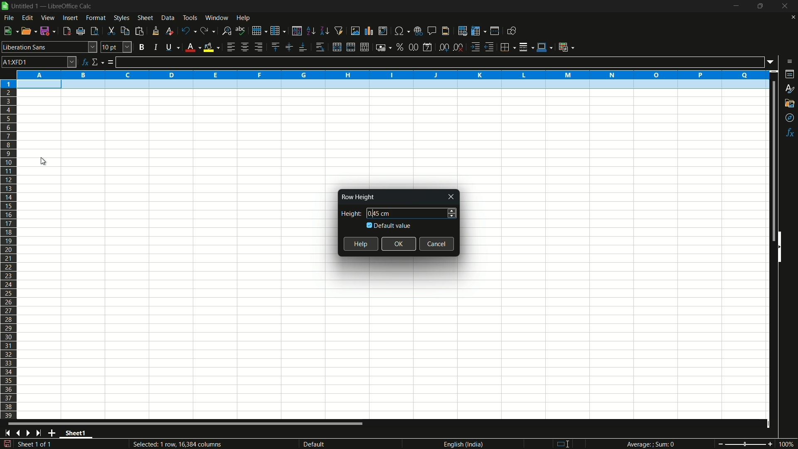 This screenshot has width=798, height=449. What do you see at coordinates (361, 244) in the screenshot?
I see `help` at bounding box center [361, 244].